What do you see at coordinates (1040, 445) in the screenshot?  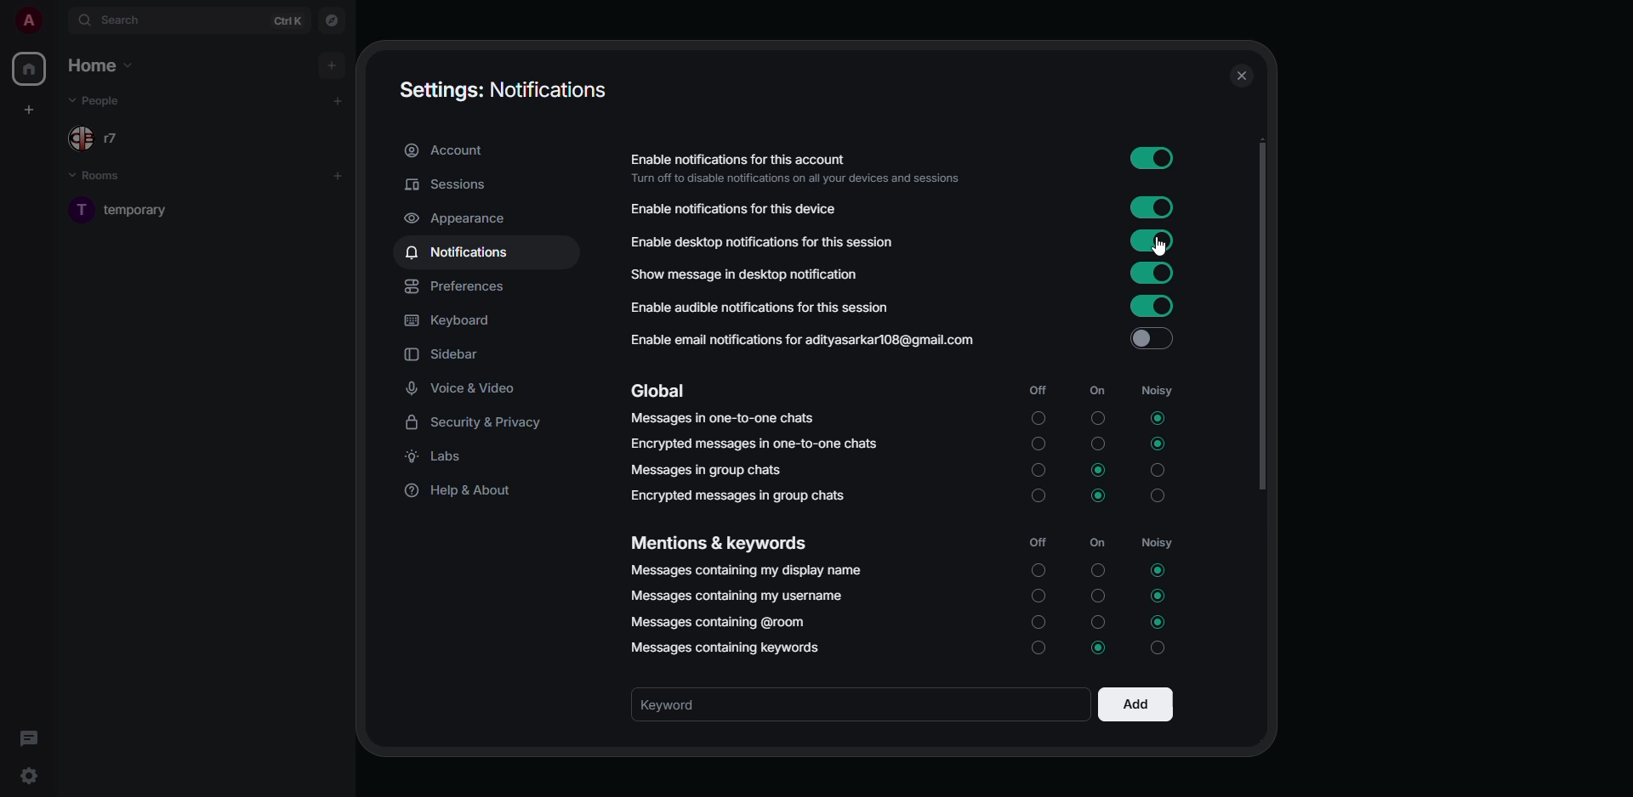 I see `turnon` at bounding box center [1040, 445].